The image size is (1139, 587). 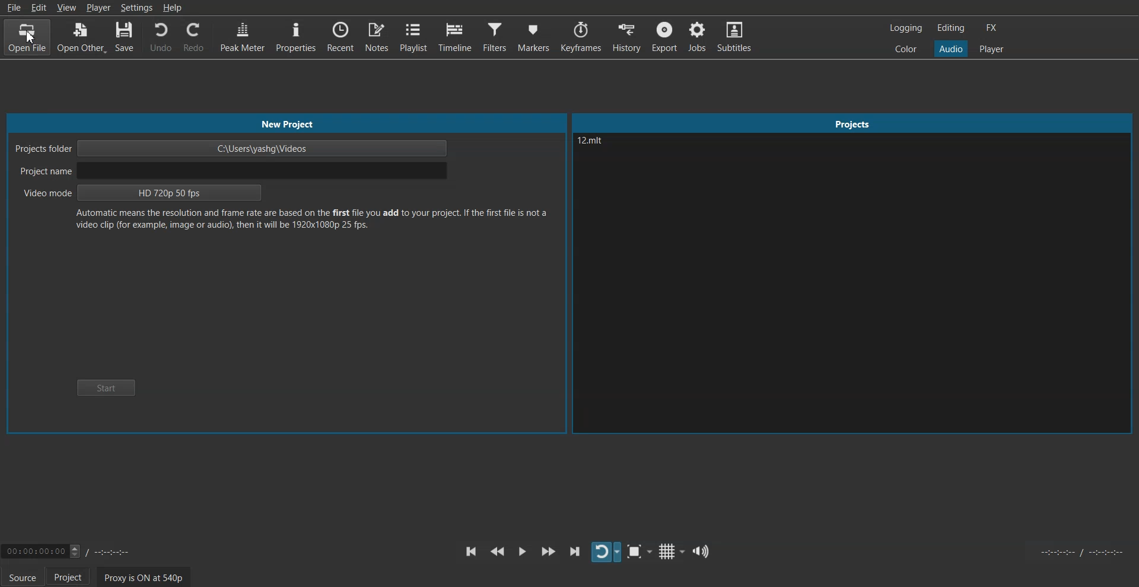 What do you see at coordinates (82, 37) in the screenshot?
I see `Open Other` at bounding box center [82, 37].